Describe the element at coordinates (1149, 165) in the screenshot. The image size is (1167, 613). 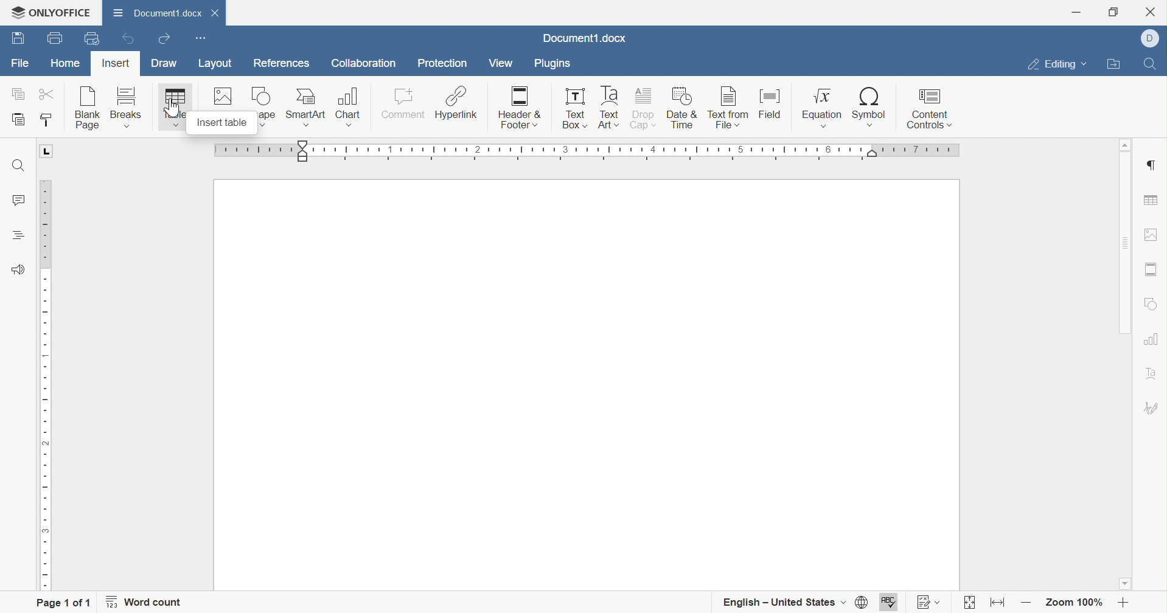
I see `Insert paragraph` at that location.